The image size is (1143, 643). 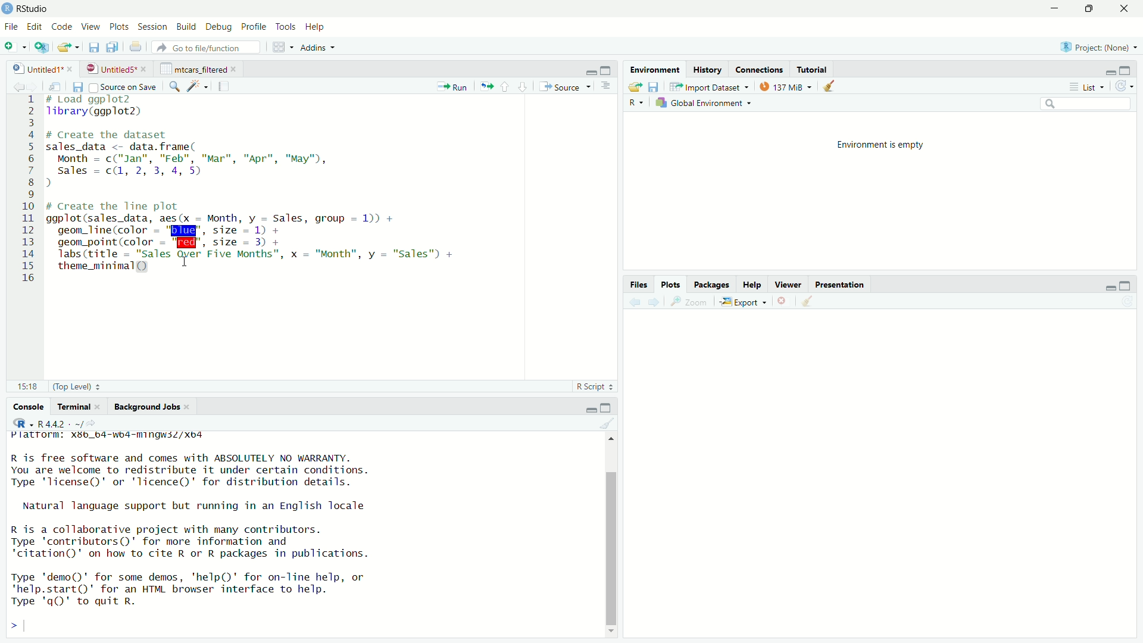 What do you see at coordinates (35, 9) in the screenshot?
I see `RStudio` at bounding box center [35, 9].